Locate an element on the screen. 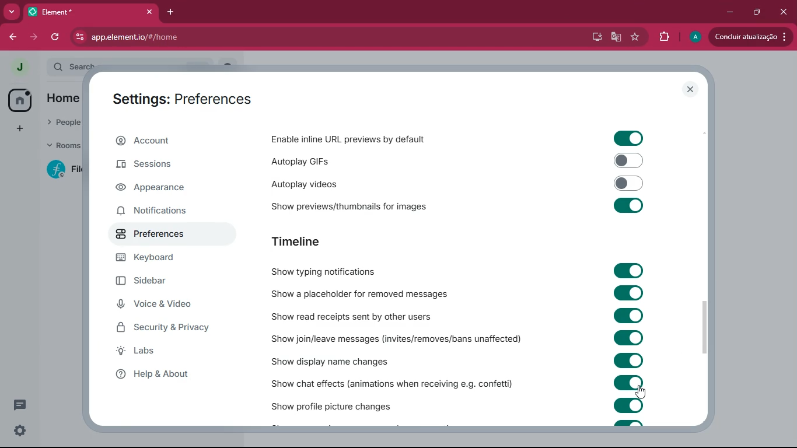 This screenshot has height=448, width=797. appearance is located at coordinates (159, 189).